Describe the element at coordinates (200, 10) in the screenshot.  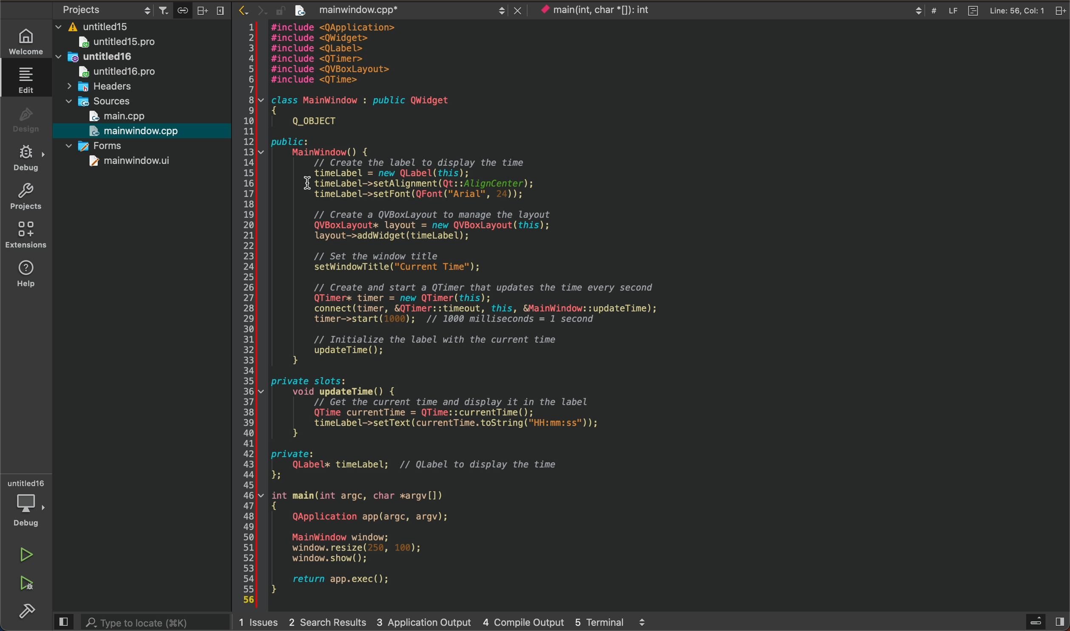
I see `Arrange` at that location.